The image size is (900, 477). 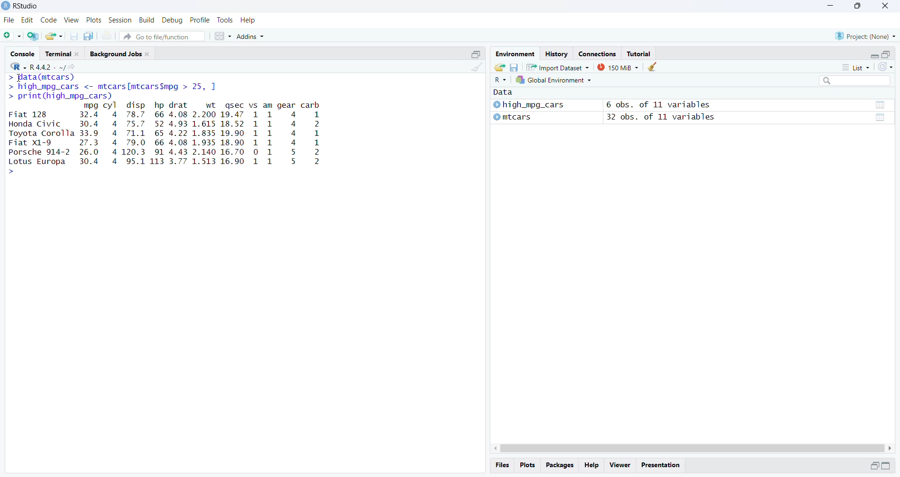 What do you see at coordinates (33, 67) in the screenshot?
I see `R 4.4.2.` at bounding box center [33, 67].